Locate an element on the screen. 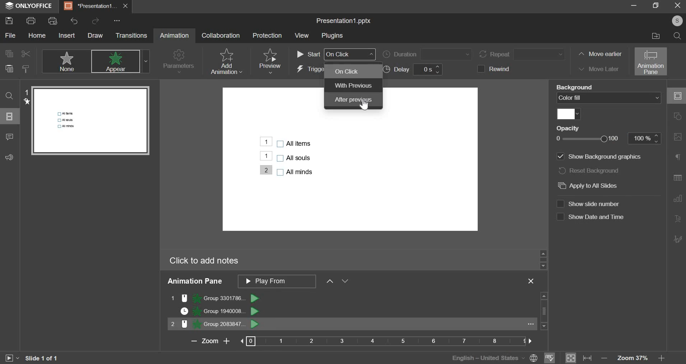 The image size is (686, 364). onlyoffice is located at coordinates (28, 6).